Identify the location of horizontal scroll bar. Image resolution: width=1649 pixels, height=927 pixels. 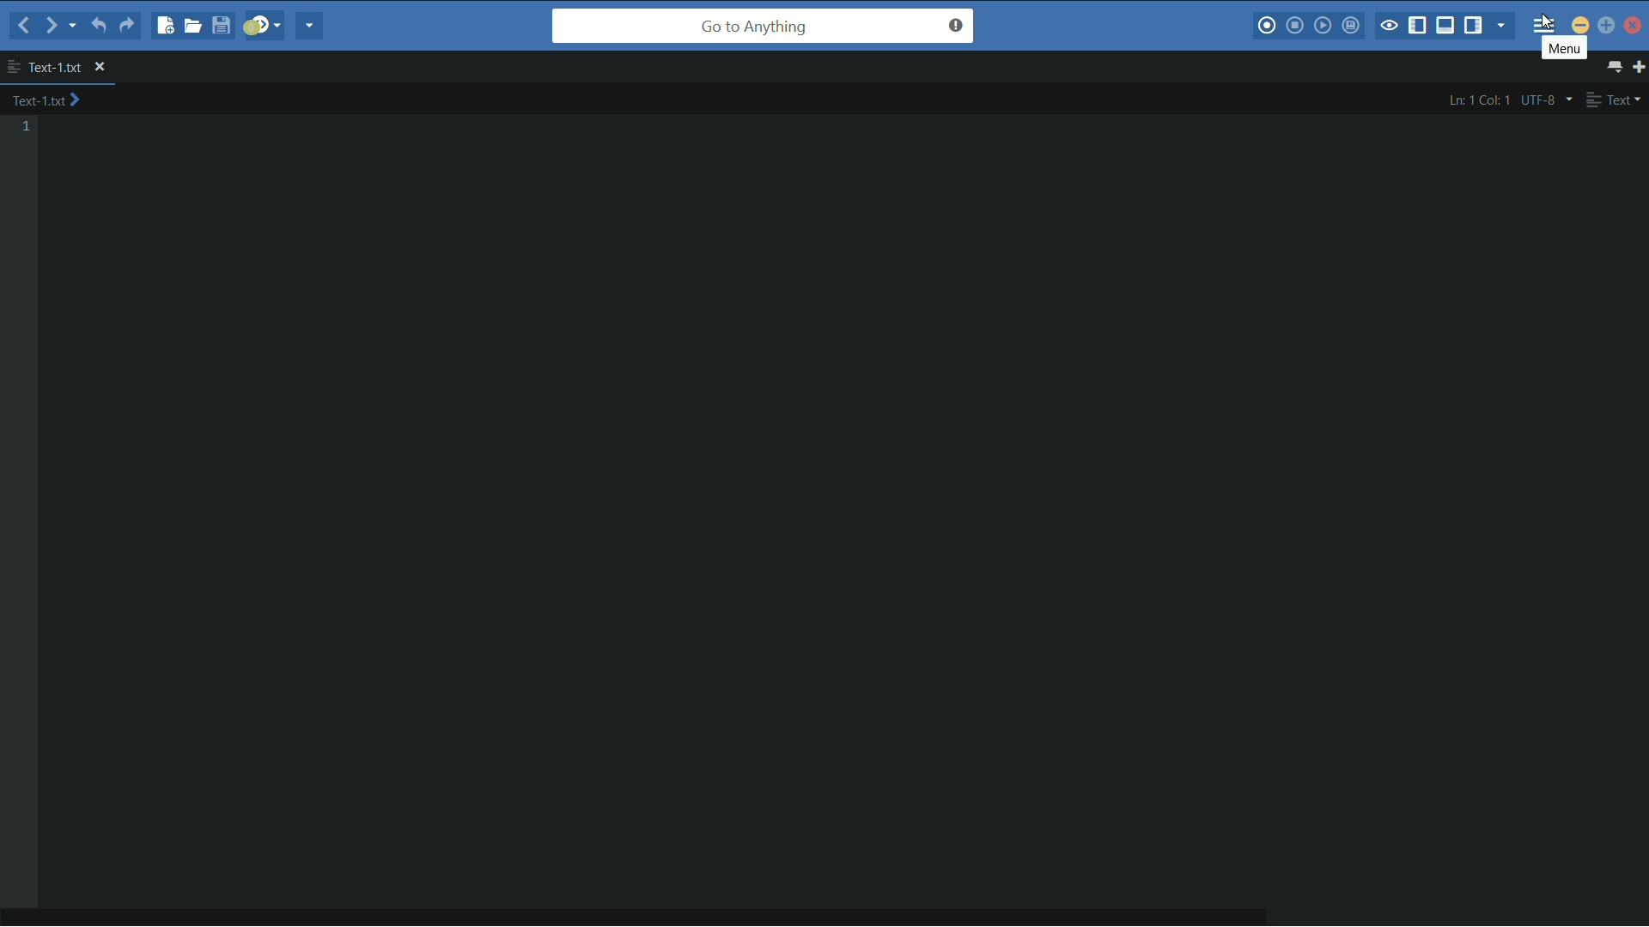
(652, 917).